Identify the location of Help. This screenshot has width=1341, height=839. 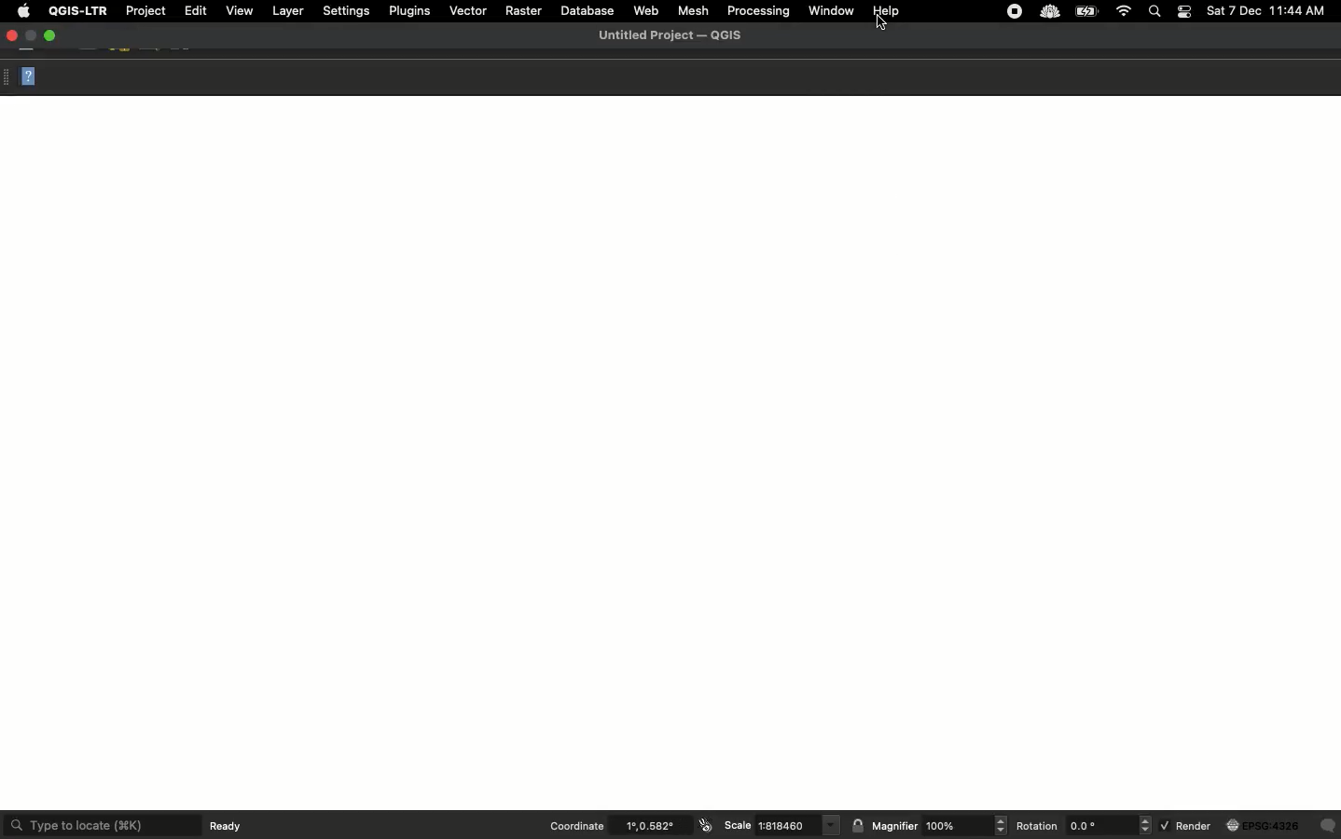
(890, 11).